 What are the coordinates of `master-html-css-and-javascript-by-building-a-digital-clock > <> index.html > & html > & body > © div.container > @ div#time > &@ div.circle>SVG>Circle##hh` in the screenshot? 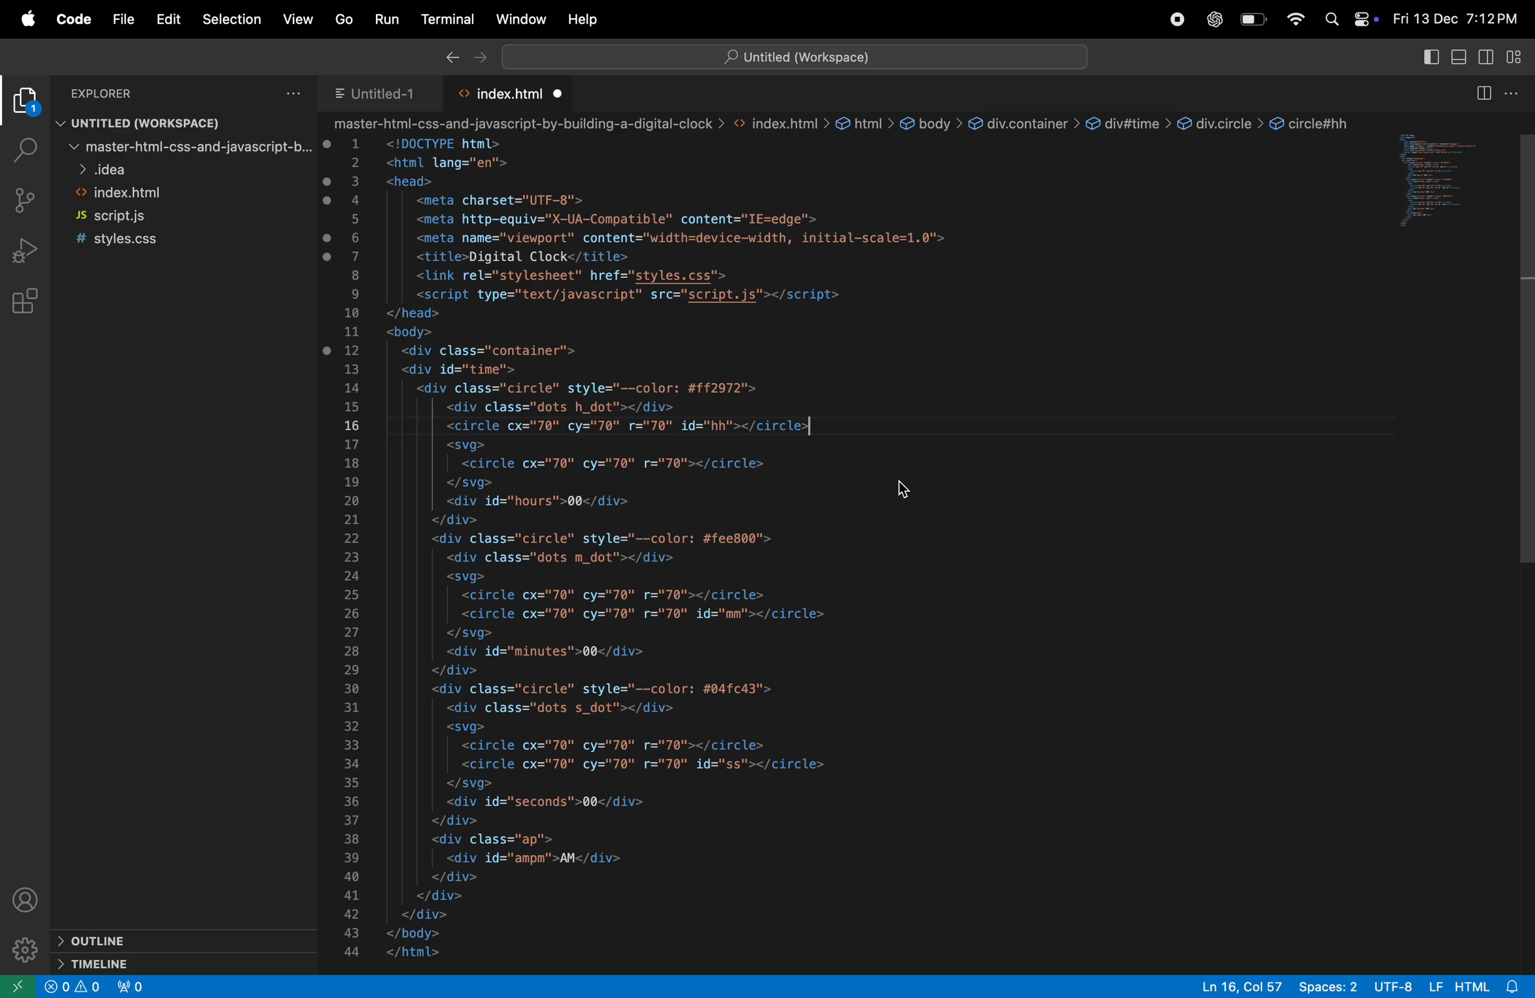 It's located at (842, 123).